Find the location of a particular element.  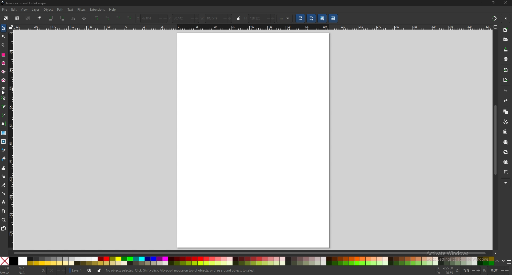

scroll bar is located at coordinates (255, 253).